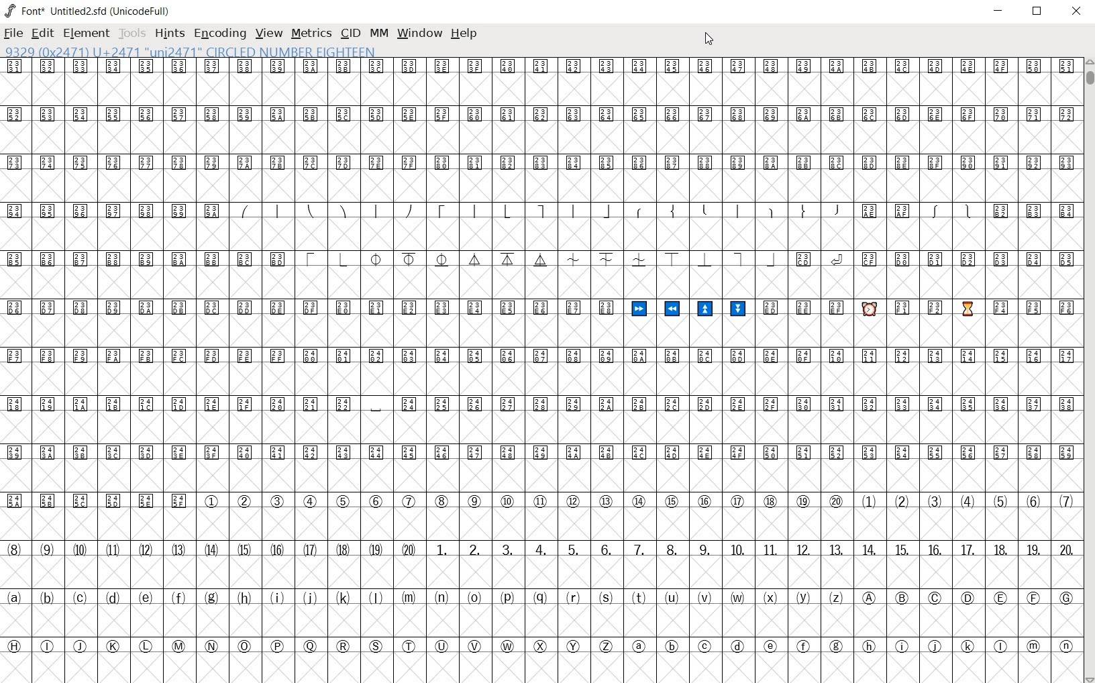 The image size is (1095, 683). I want to click on restore, so click(1037, 11).